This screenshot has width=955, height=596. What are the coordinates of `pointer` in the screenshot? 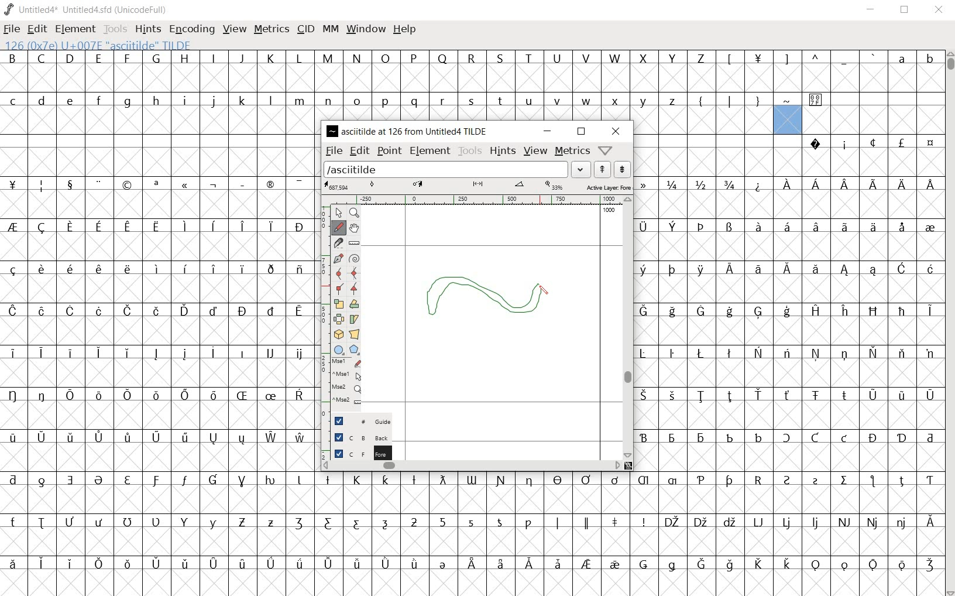 It's located at (338, 213).